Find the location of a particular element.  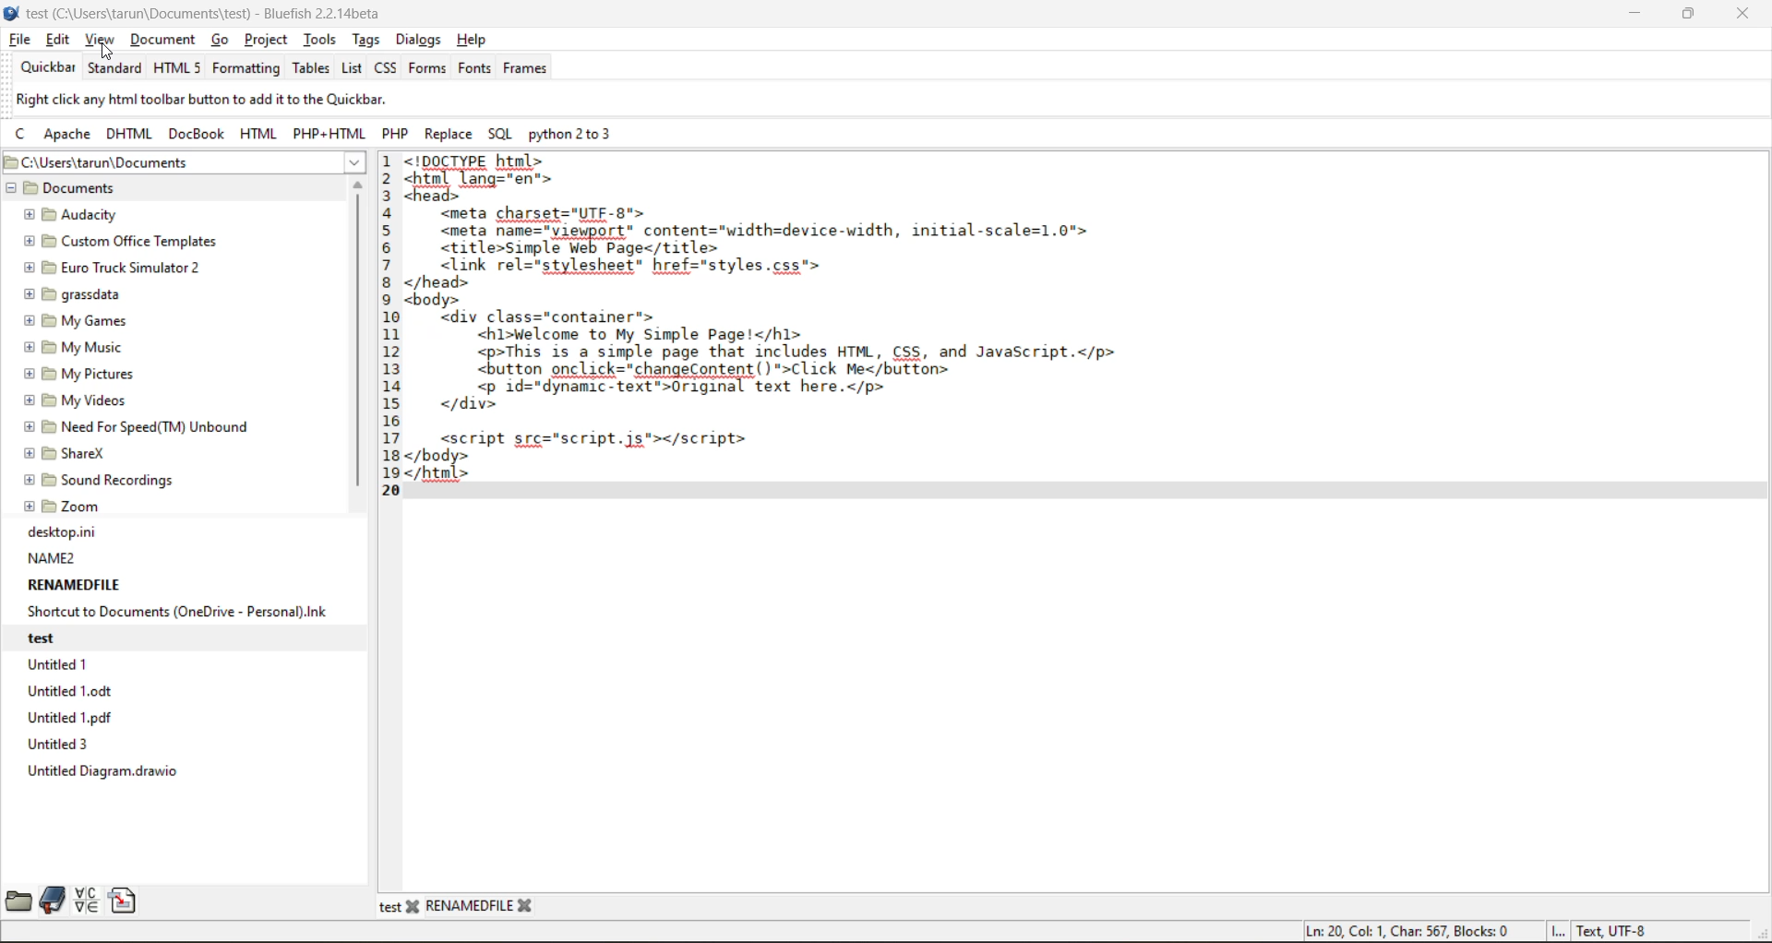

vertical scroll bar is located at coordinates (363, 343).